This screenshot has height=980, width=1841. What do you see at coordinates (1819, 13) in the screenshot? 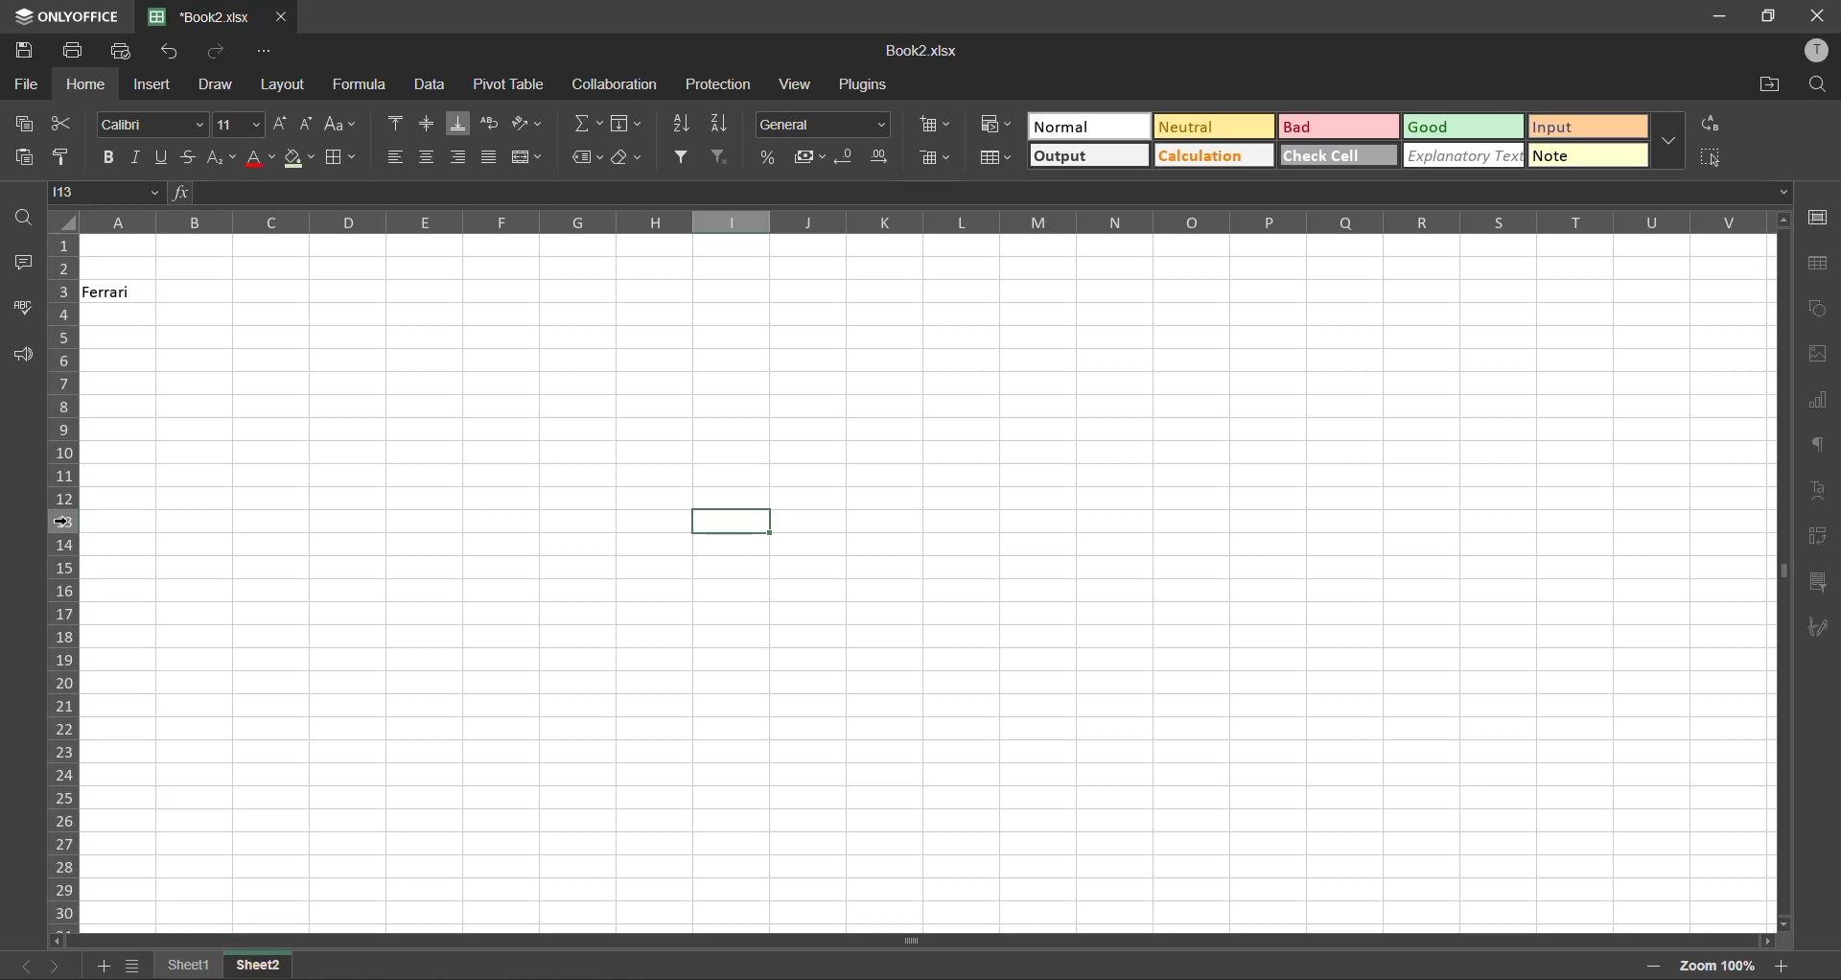
I see `close` at bounding box center [1819, 13].